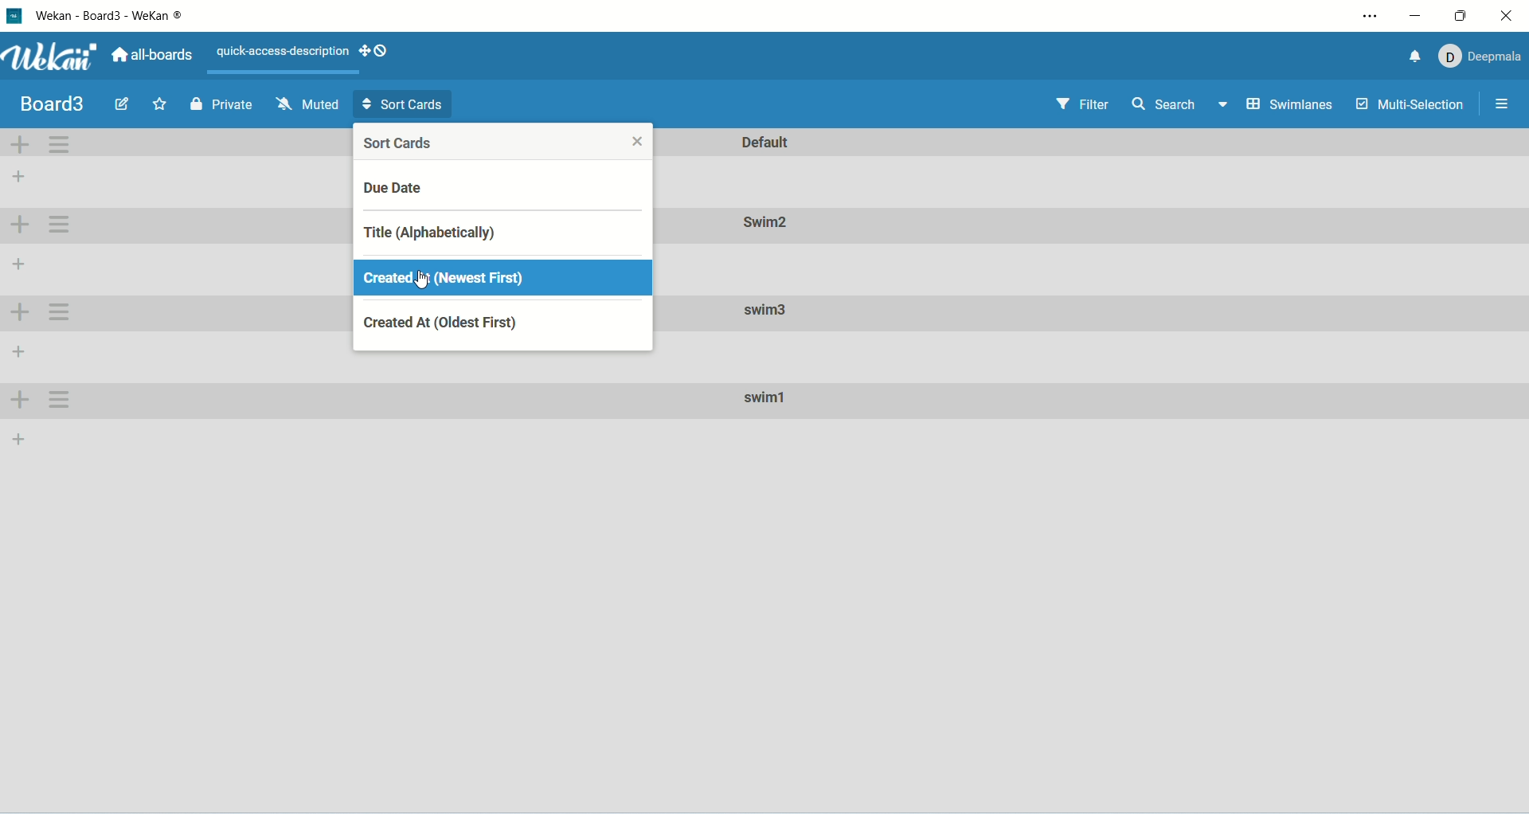 The width and height of the screenshot is (1529, 814). Describe the element at coordinates (20, 174) in the screenshot. I see `add list` at that location.